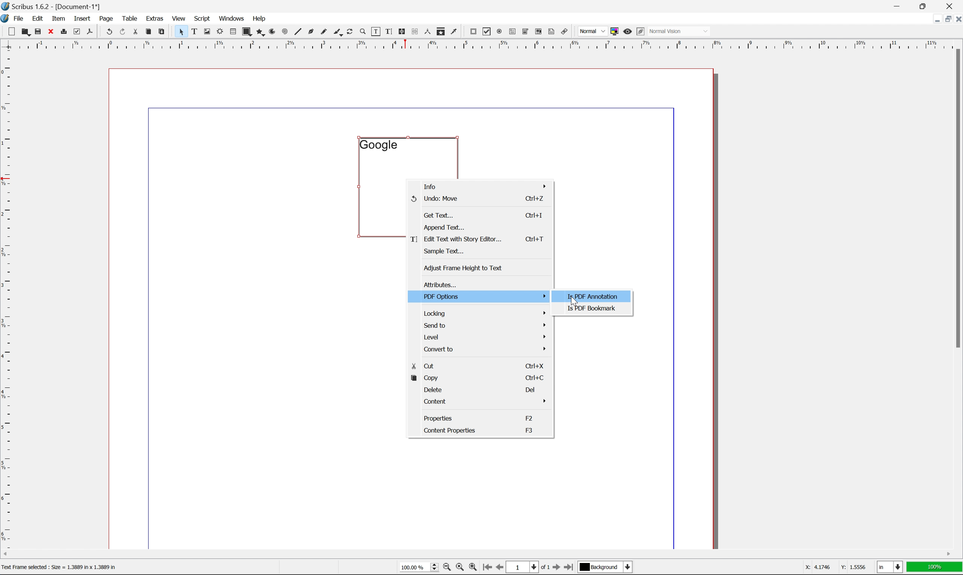 Image resolution: width=963 pixels, height=575 pixels. I want to click on help, so click(259, 19).